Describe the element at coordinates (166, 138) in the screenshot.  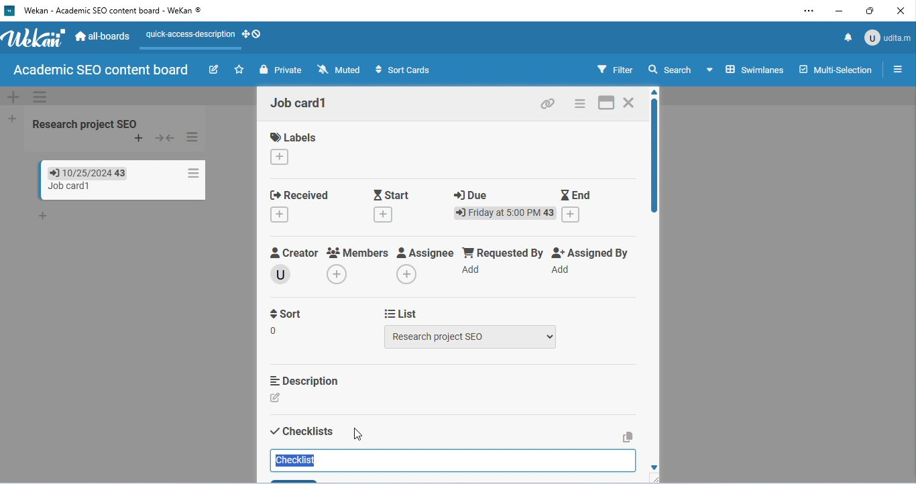
I see `collapse` at that location.